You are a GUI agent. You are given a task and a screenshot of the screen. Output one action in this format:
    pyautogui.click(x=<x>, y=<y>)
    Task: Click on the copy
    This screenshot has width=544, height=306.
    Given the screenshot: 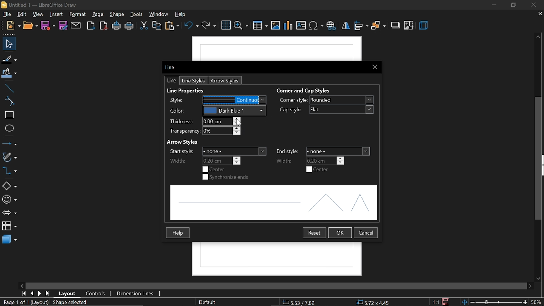 What is the action you would take?
    pyautogui.click(x=157, y=25)
    